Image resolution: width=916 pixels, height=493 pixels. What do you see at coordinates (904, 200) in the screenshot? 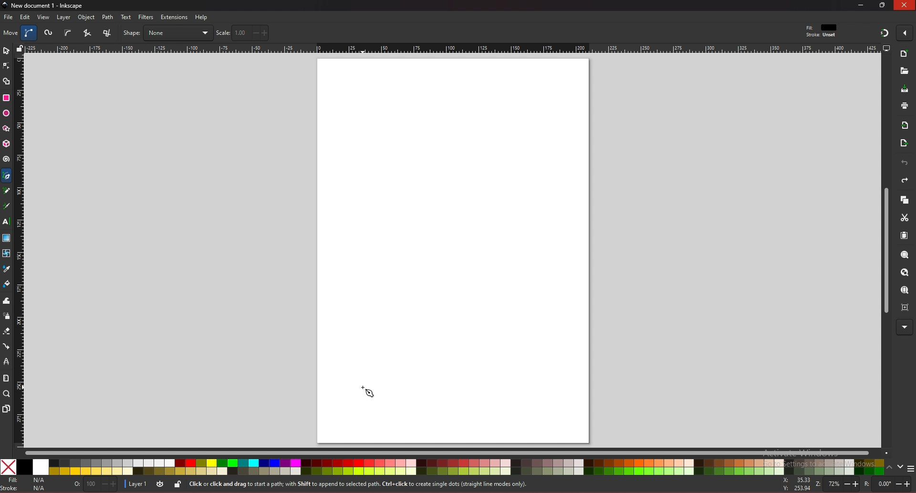
I see `copy` at bounding box center [904, 200].